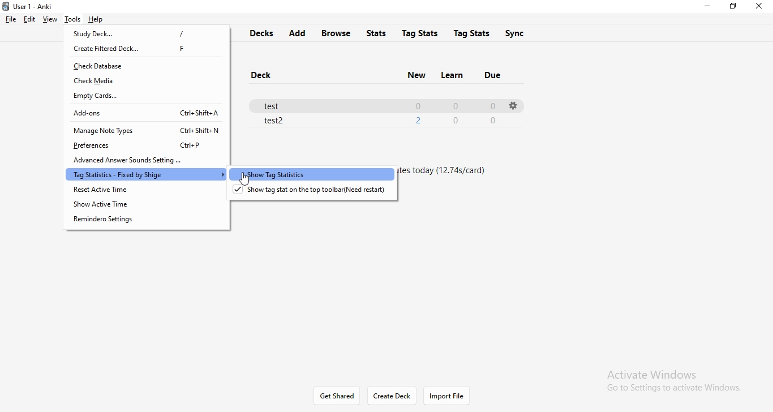  Describe the element at coordinates (448, 172) in the screenshot. I see `text1` at that location.